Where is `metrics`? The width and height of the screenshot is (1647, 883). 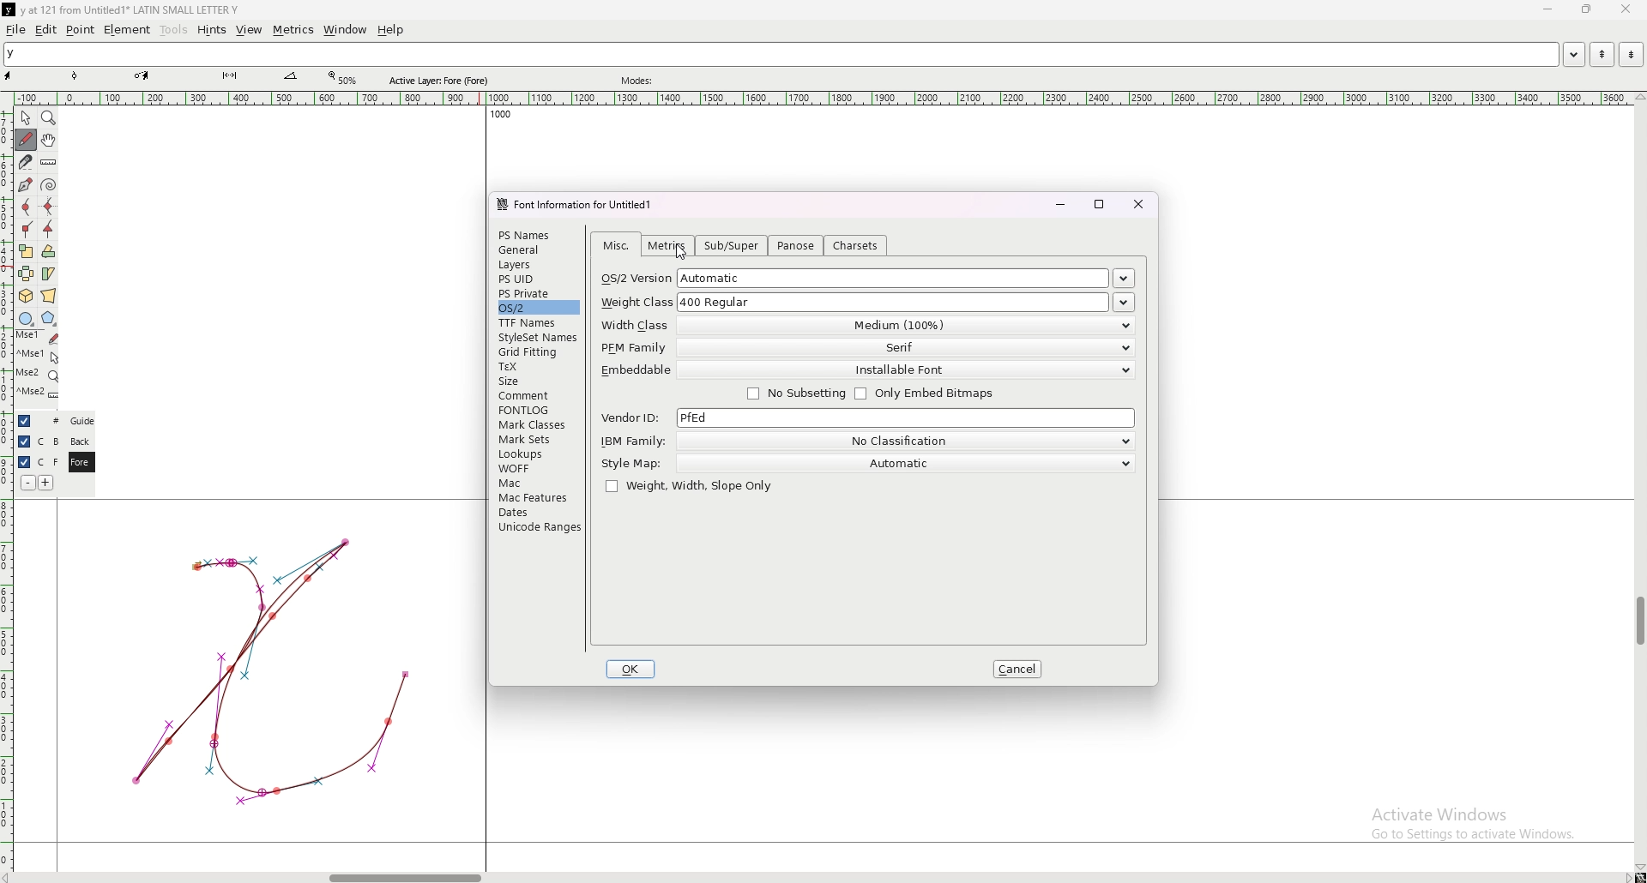
metrics is located at coordinates (666, 245).